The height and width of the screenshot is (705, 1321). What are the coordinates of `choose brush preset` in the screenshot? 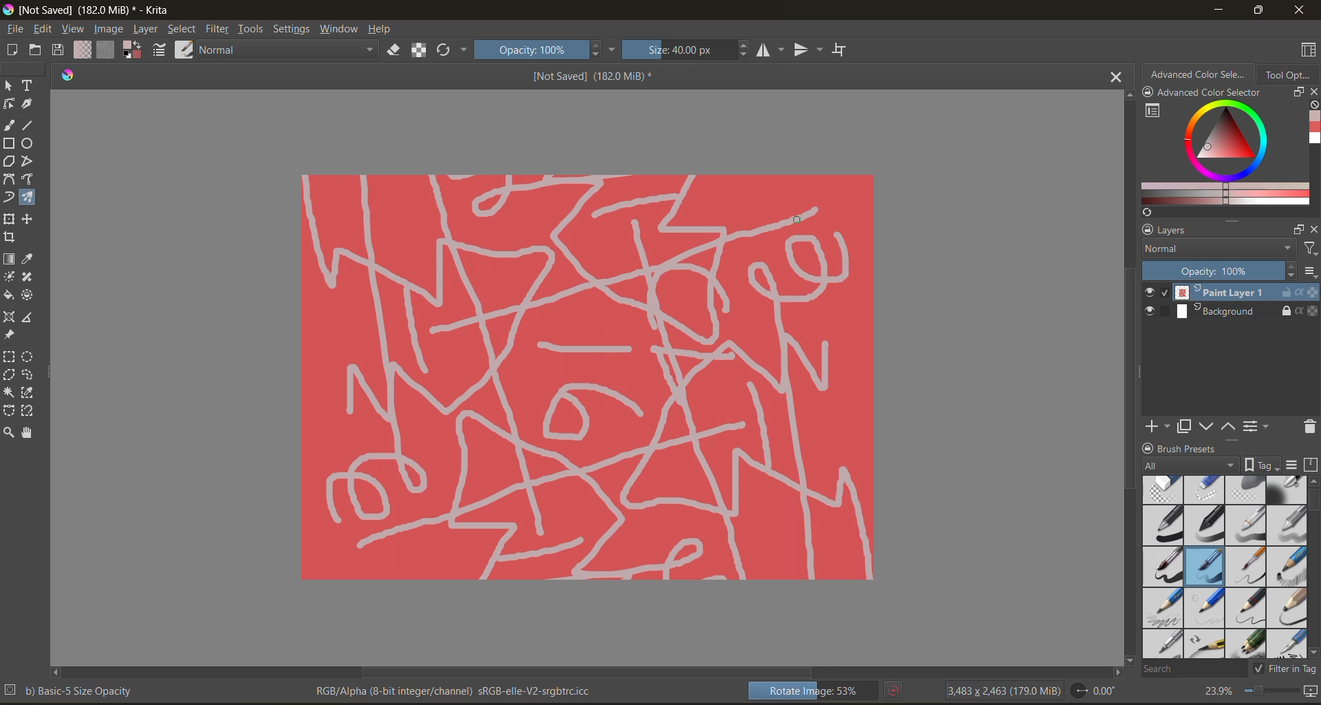 It's located at (184, 52).